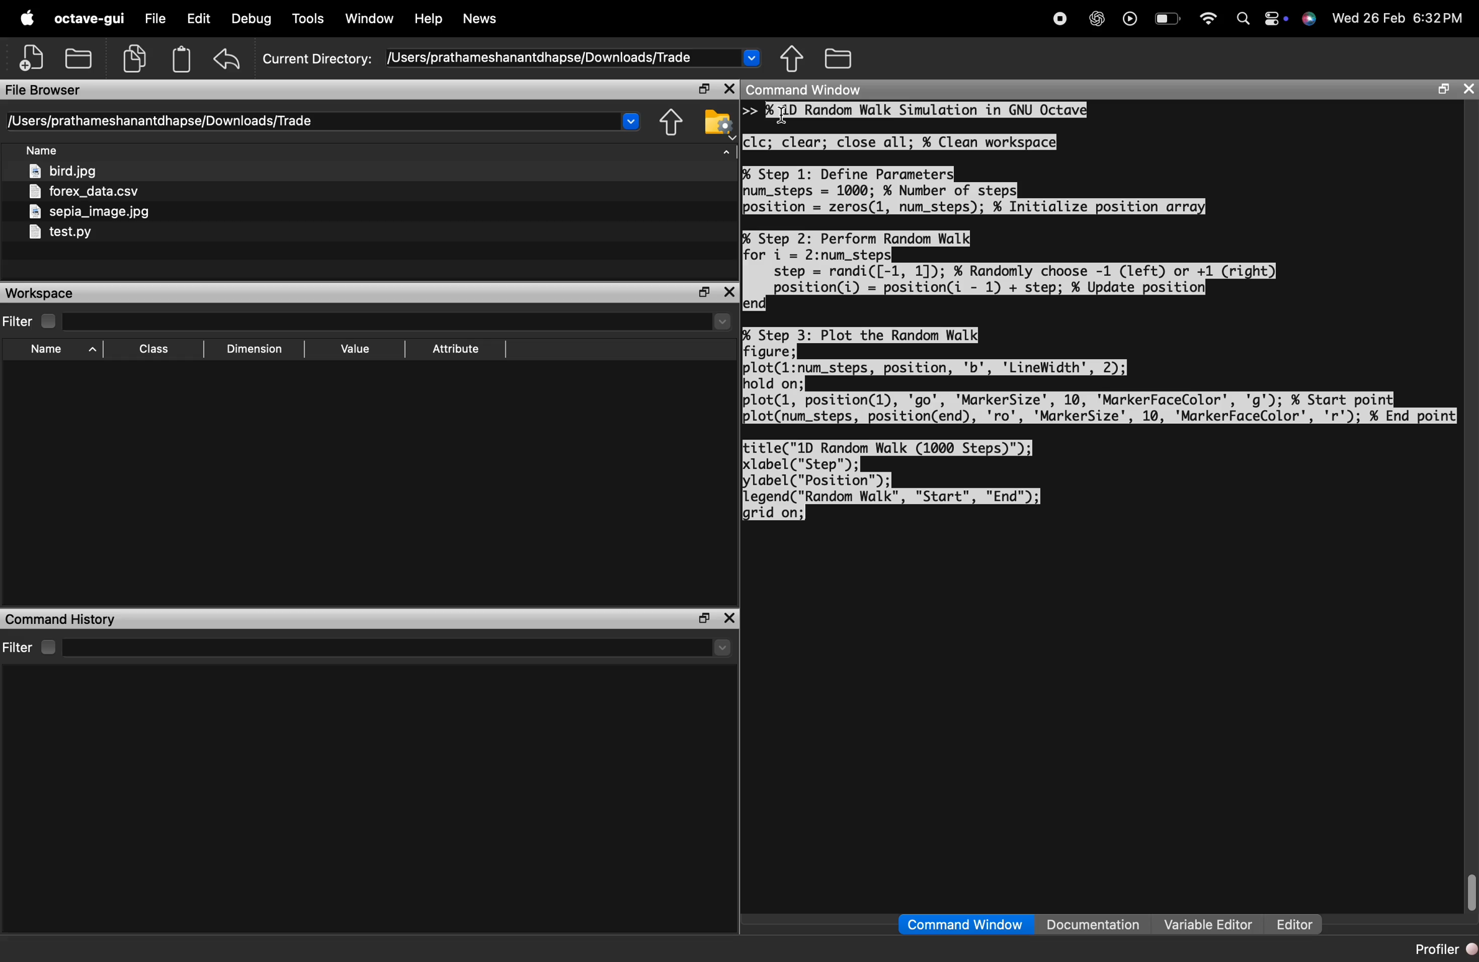  I want to click on close, so click(728, 89).